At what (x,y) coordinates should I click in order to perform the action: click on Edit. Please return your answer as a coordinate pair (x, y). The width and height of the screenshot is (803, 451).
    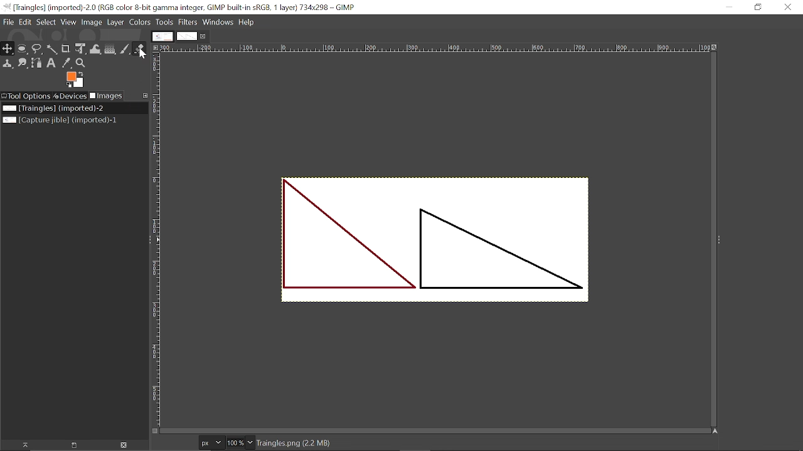
    Looking at the image, I should click on (25, 21).